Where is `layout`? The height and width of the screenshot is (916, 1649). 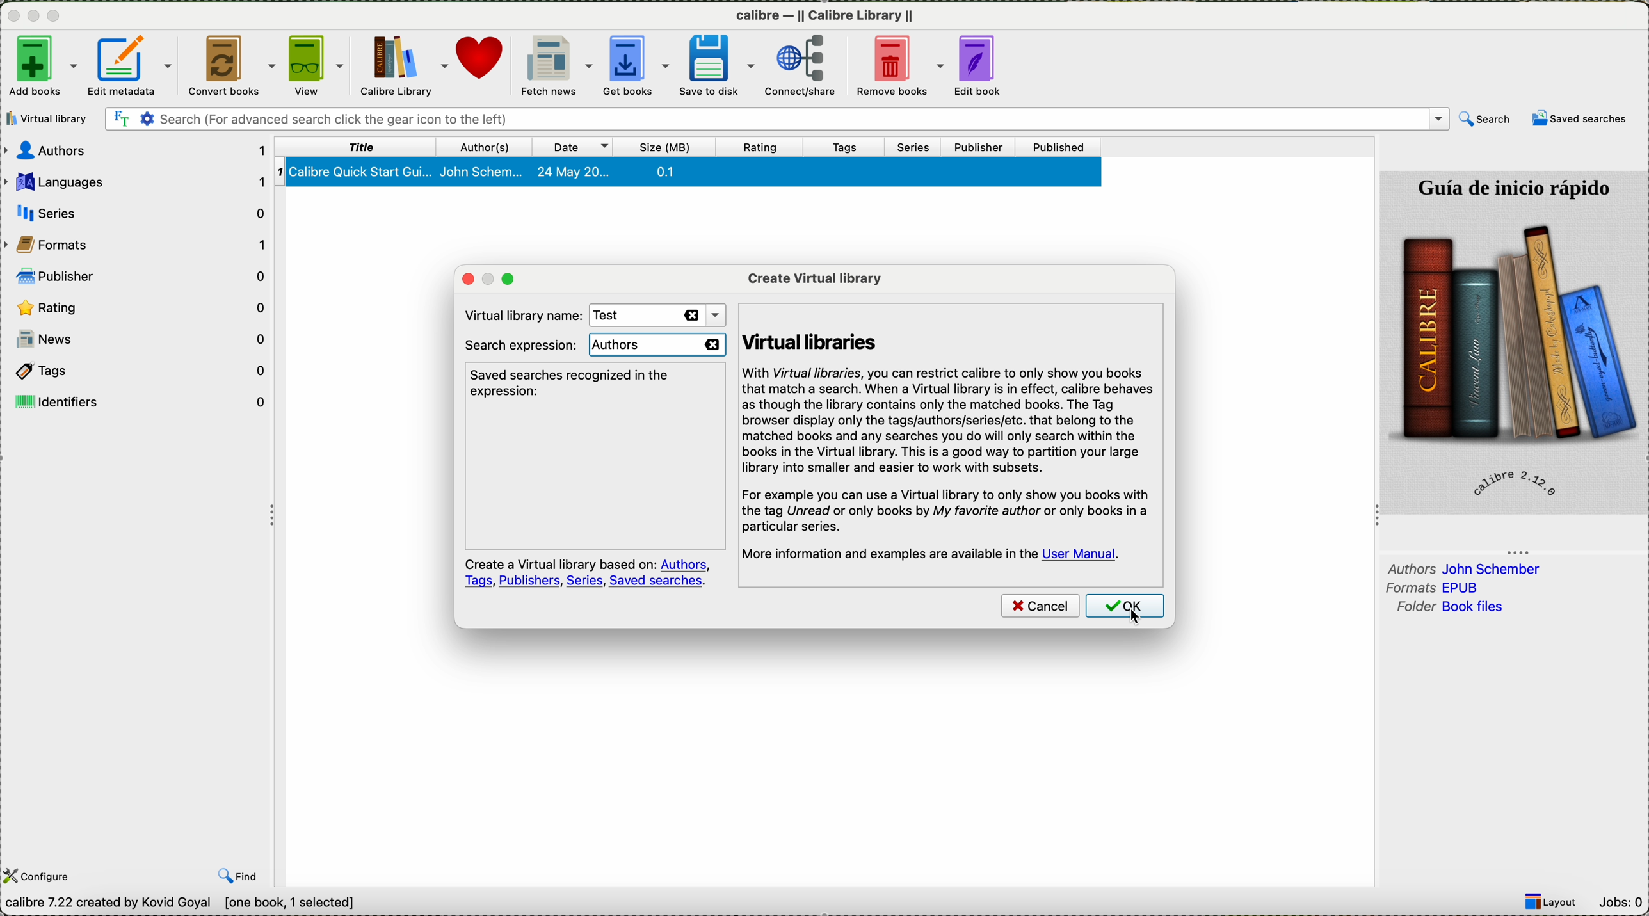
layout is located at coordinates (1555, 902).